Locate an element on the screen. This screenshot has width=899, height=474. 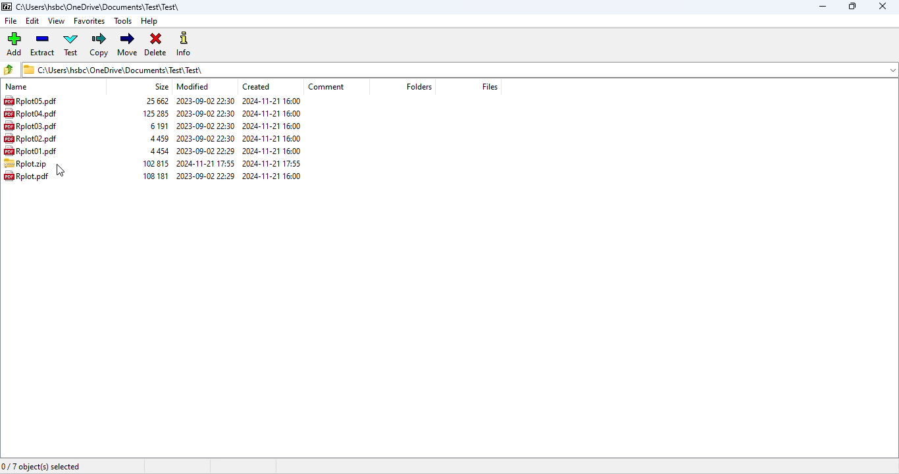
tools is located at coordinates (124, 20).